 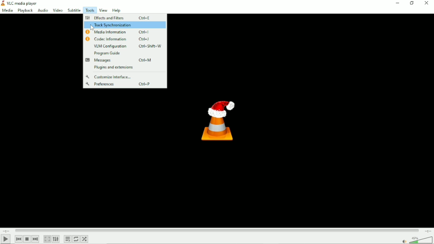 I want to click on audio, so click(x=42, y=10).